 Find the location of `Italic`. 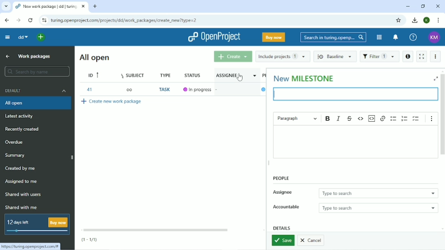

Italic is located at coordinates (339, 118).